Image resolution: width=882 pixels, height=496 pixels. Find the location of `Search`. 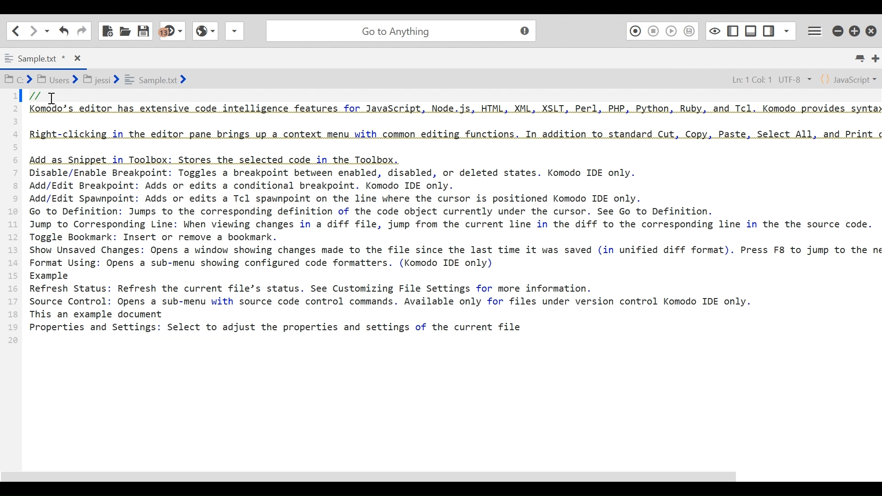

Search is located at coordinates (399, 29).